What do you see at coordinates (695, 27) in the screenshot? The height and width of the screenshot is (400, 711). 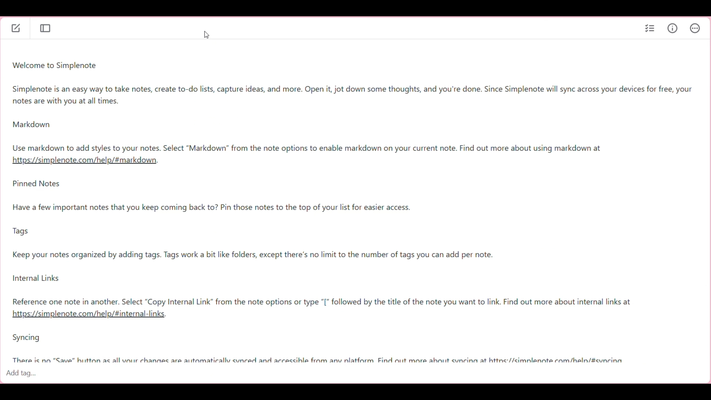 I see `Actions` at bounding box center [695, 27].